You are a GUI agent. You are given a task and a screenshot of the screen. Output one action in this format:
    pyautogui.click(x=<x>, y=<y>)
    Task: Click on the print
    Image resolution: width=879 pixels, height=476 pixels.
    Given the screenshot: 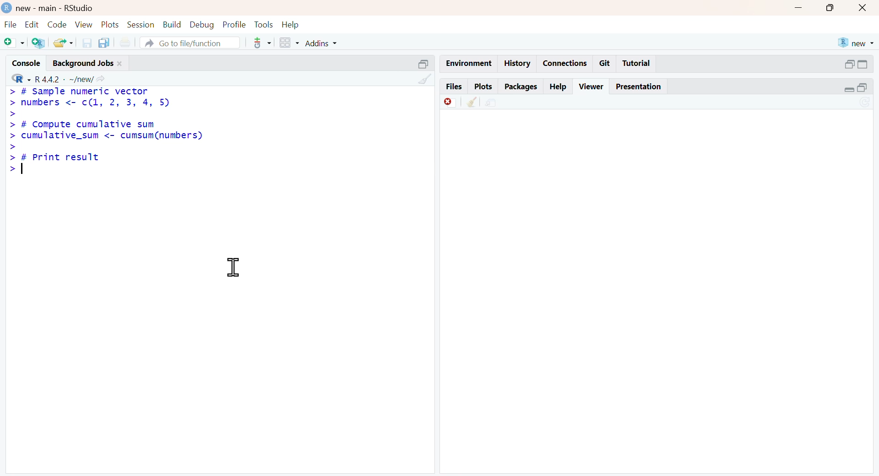 What is the action you would take?
    pyautogui.click(x=125, y=42)
    